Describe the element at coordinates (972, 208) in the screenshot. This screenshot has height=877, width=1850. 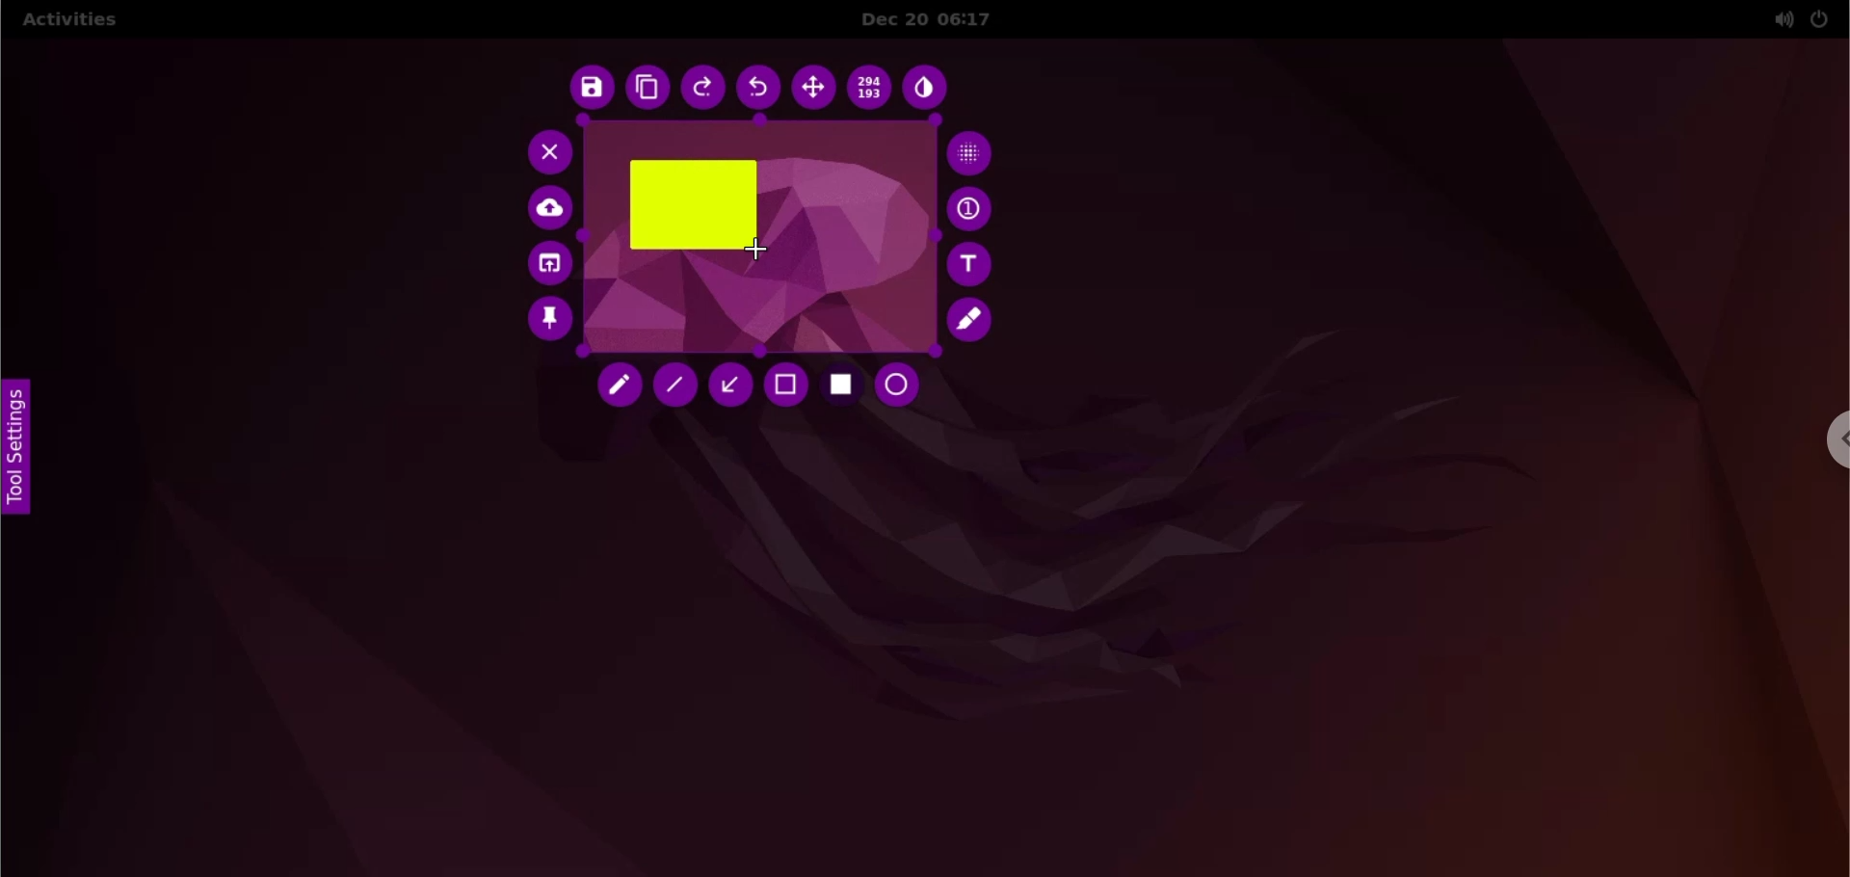
I see `auto increment` at that location.